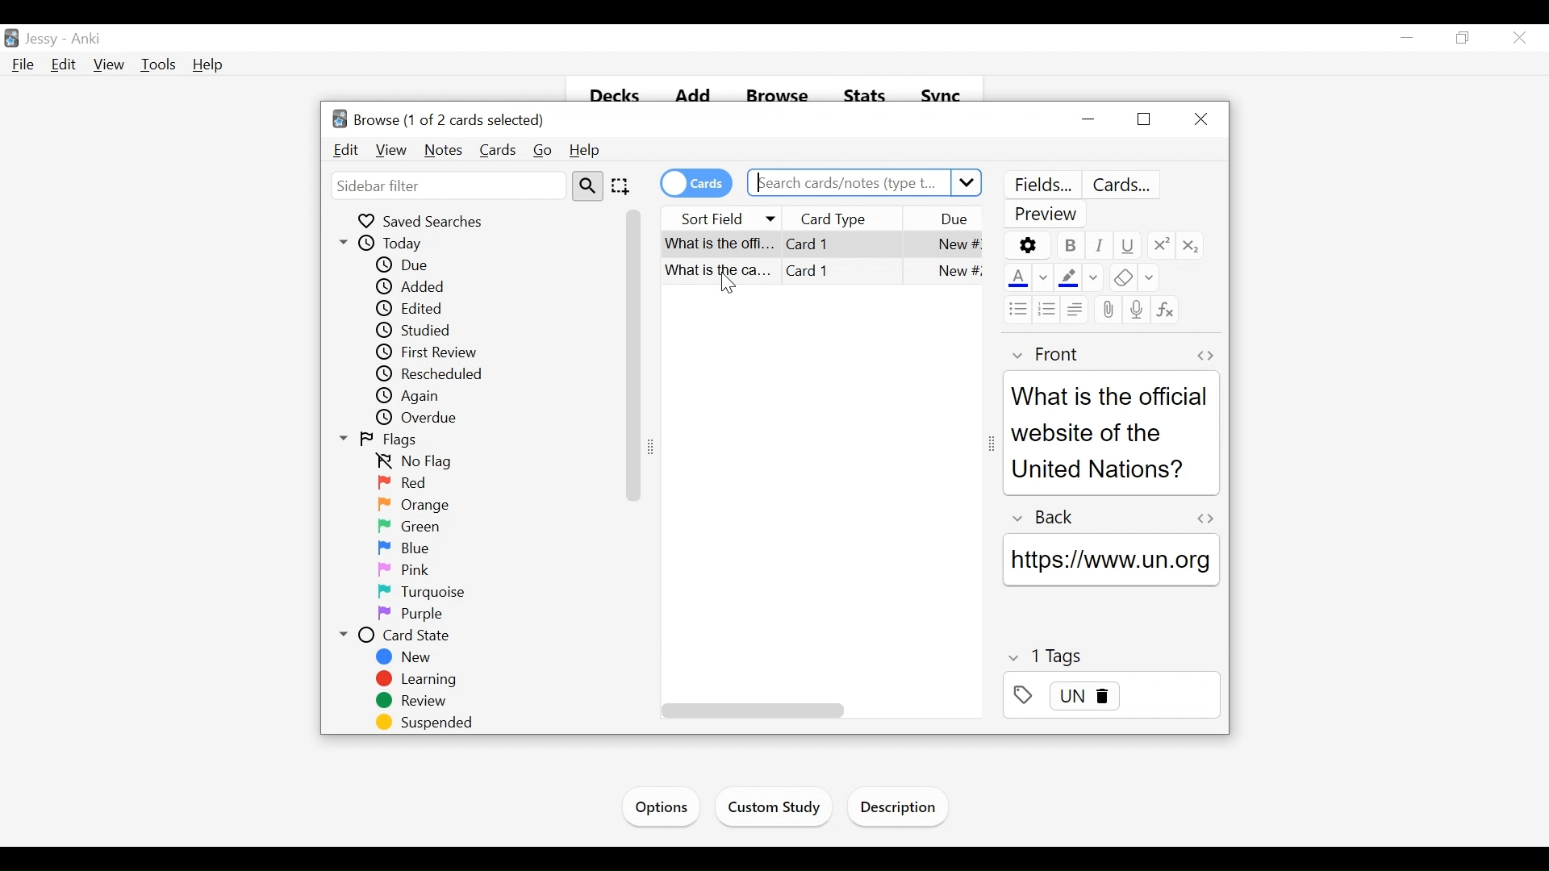 The width and height of the screenshot is (1549, 871). What do you see at coordinates (863, 183) in the screenshot?
I see `Search cards/notes` at bounding box center [863, 183].